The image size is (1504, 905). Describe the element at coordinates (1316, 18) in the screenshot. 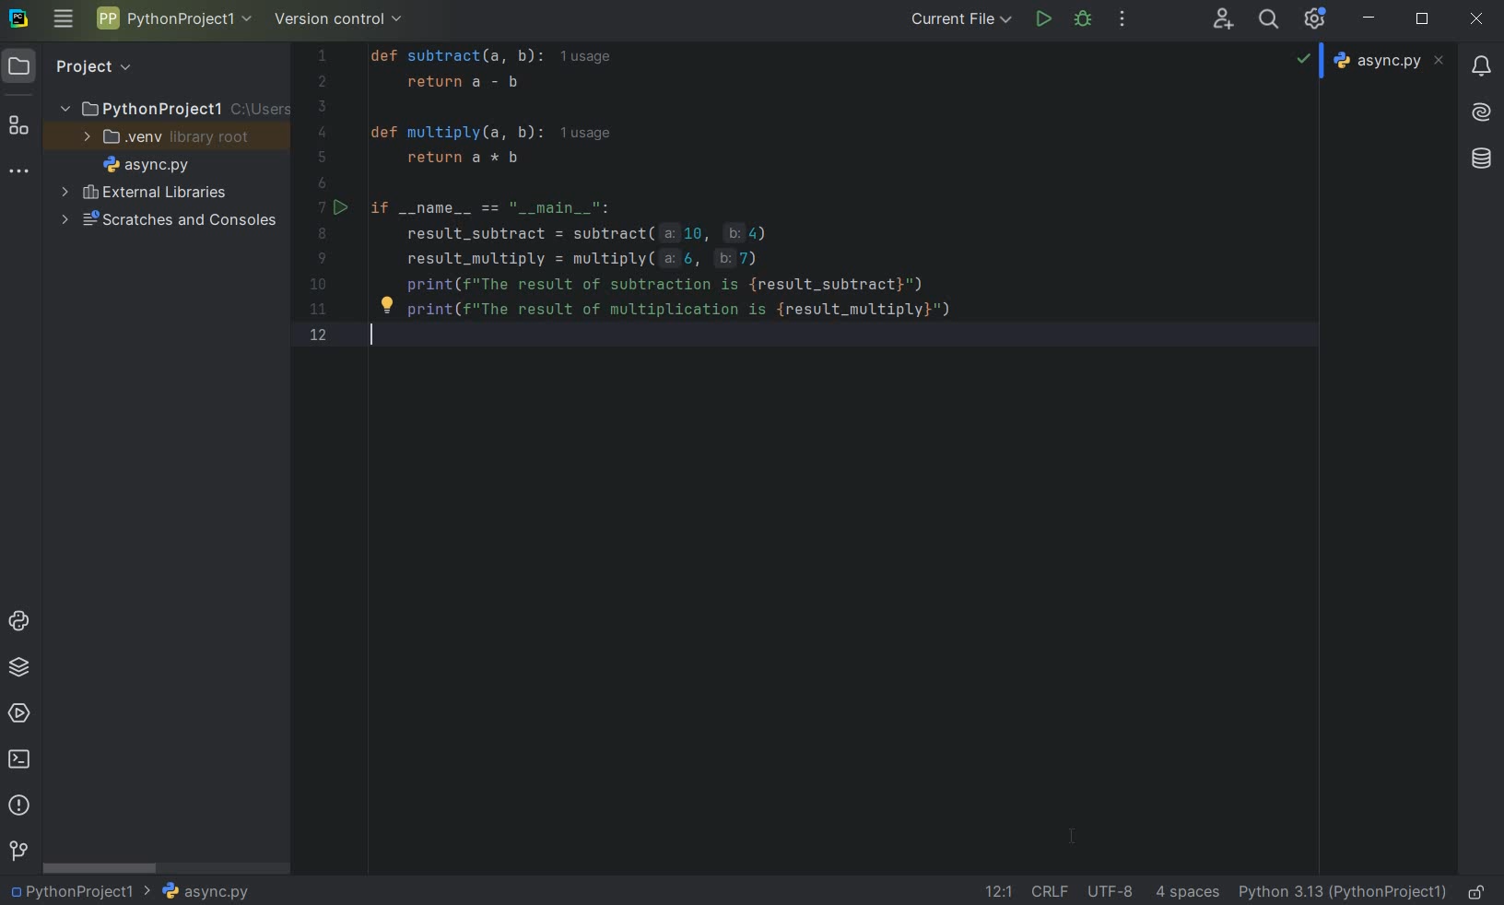

I see `ide and project settings` at that location.